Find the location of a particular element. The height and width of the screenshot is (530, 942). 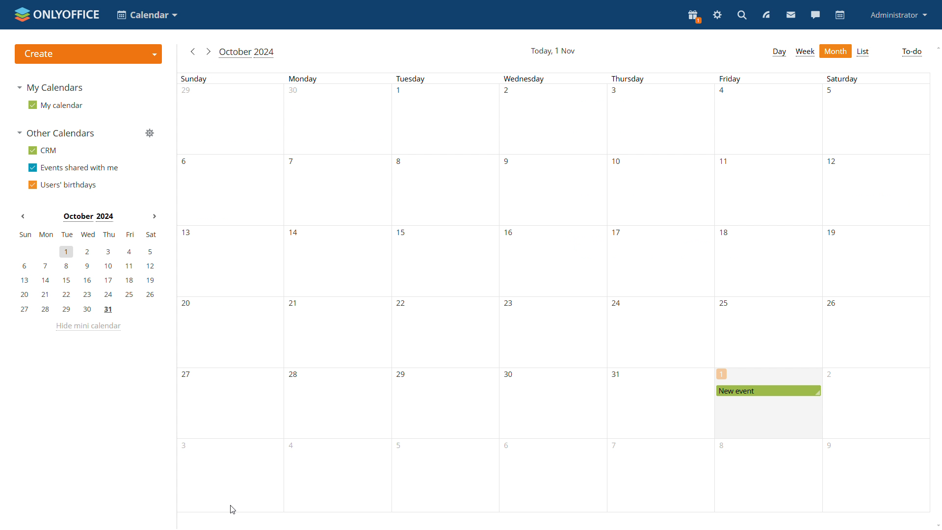

Thursday is located at coordinates (661, 292).